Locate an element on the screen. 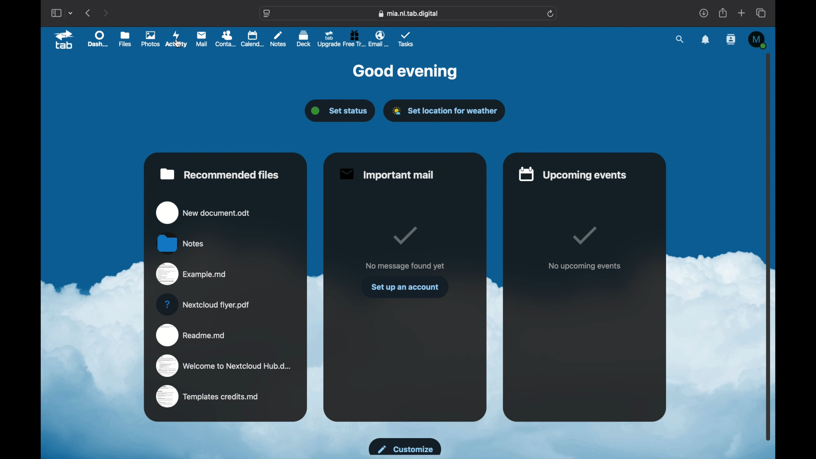 This screenshot has width=816, height=459. website settings is located at coordinates (267, 14).